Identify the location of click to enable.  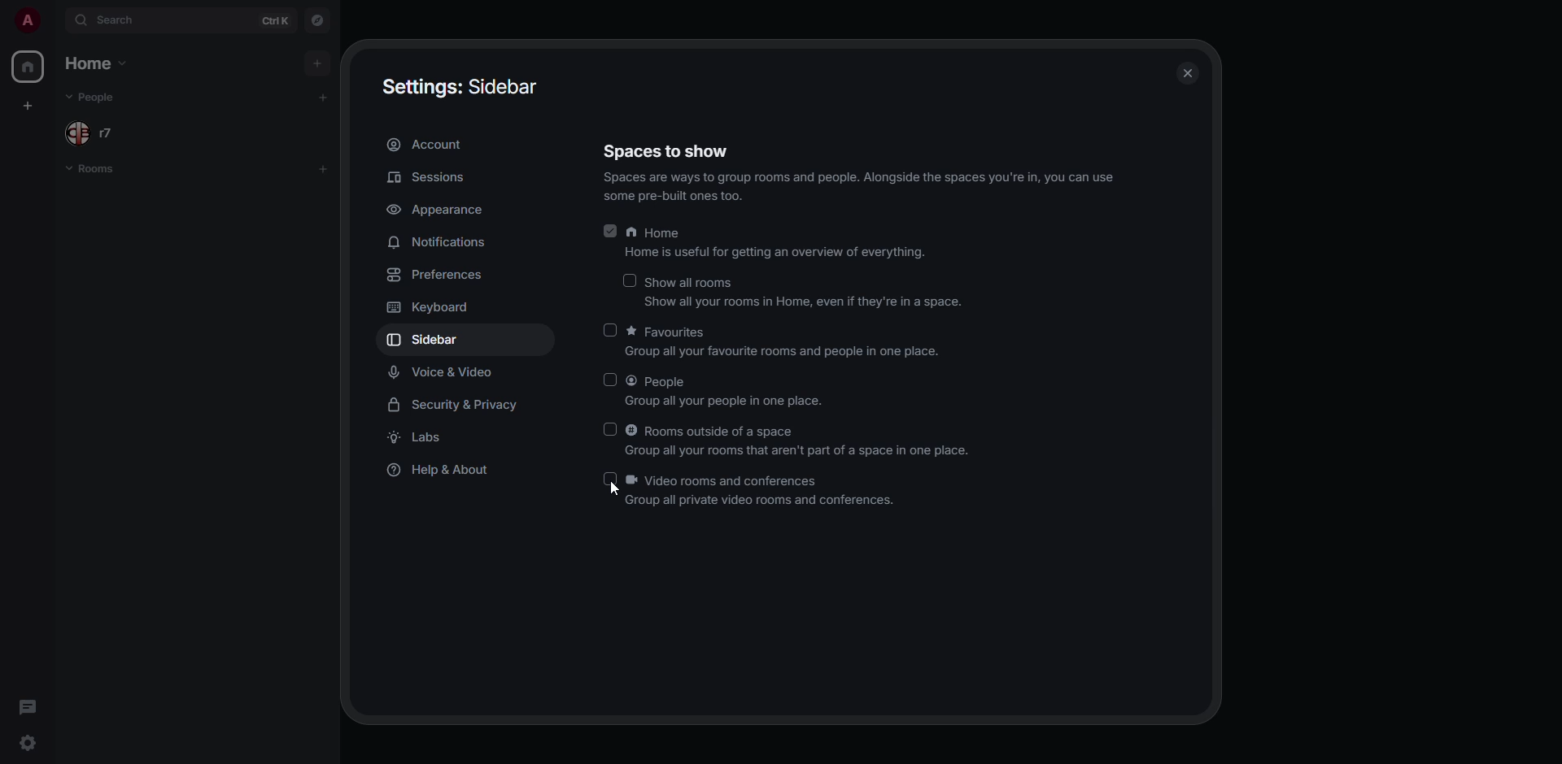
(611, 429).